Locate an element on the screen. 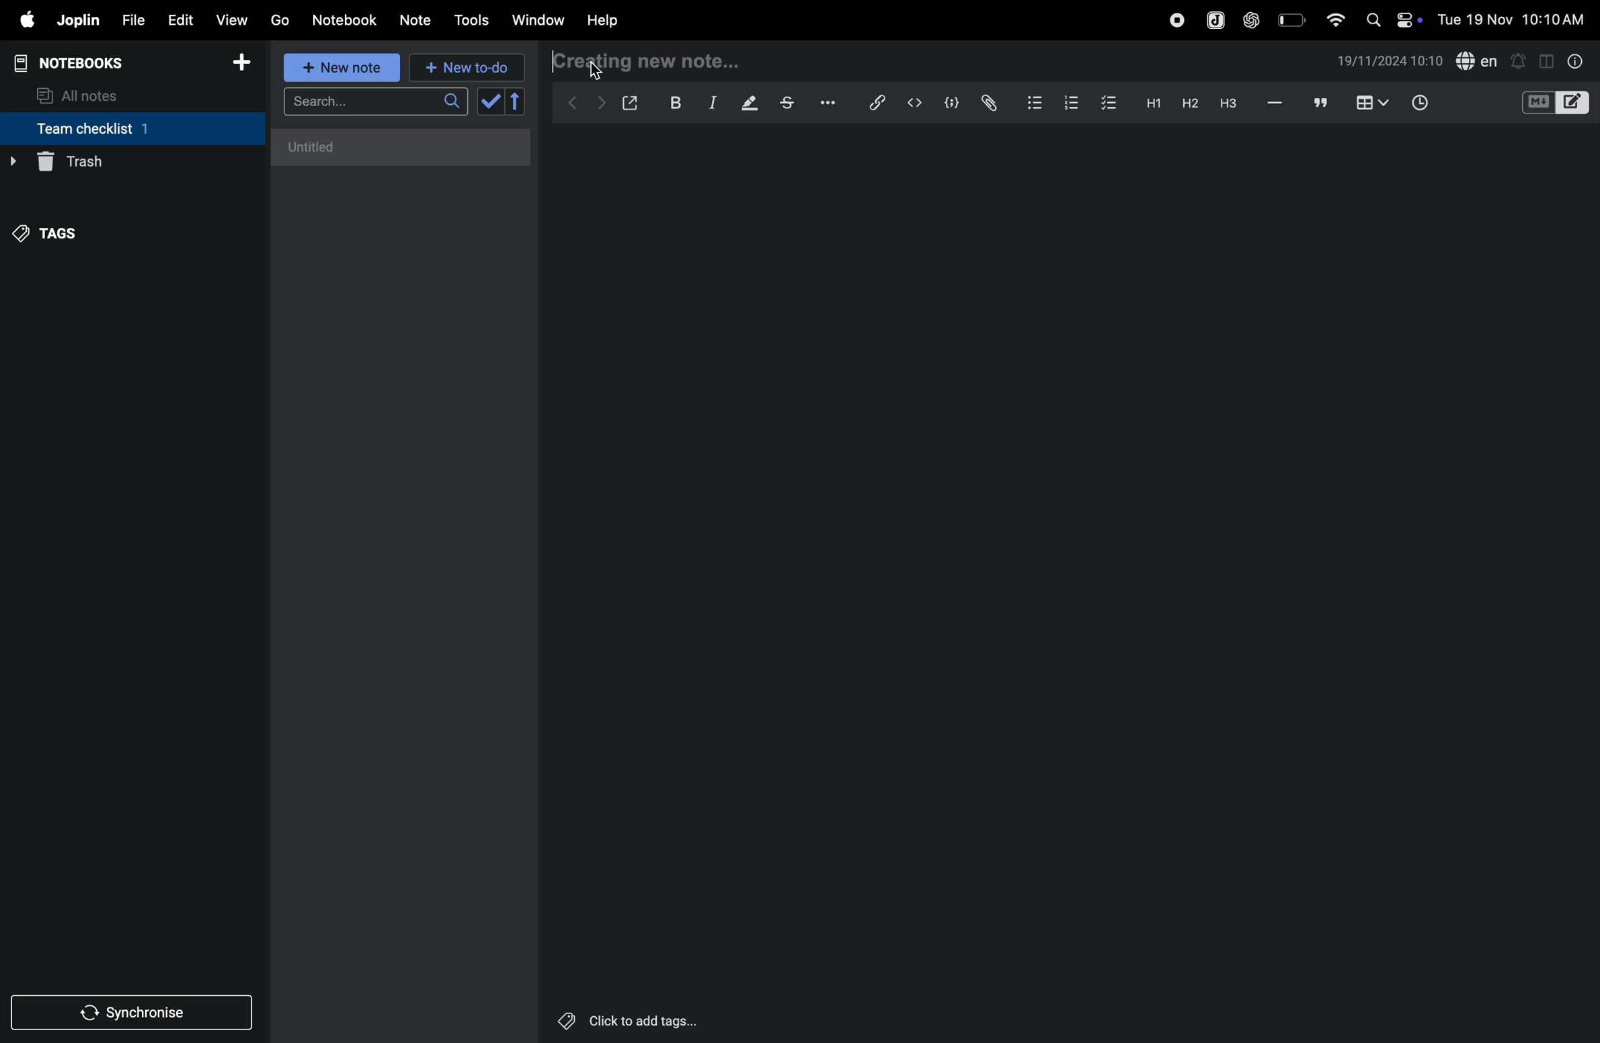 This screenshot has height=1043, width=1600. comments is located at coordinates (1318, 103).